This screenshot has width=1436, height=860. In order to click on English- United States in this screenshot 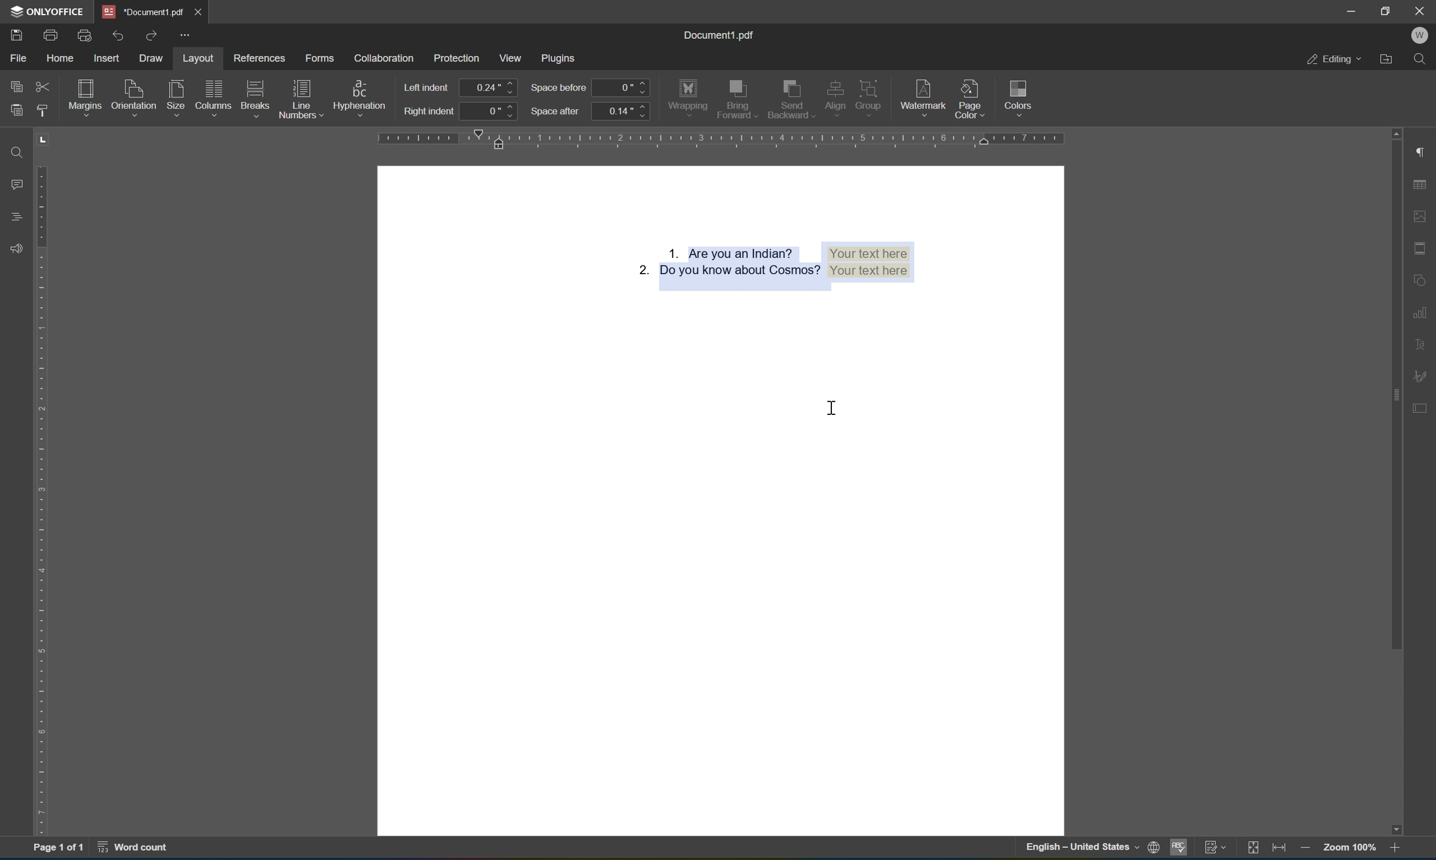, I will do `click(1090, 848)`.